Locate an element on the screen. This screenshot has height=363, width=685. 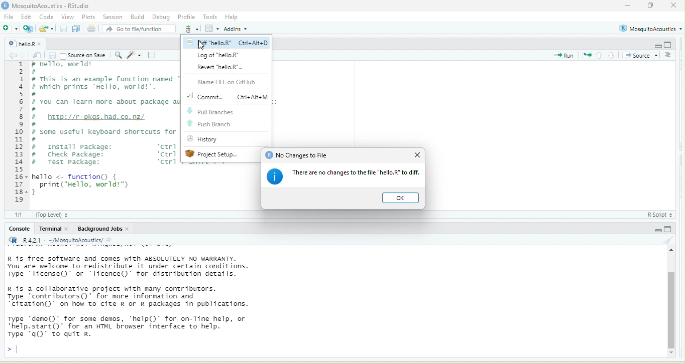
R Script  is located at coordinates (662, 214).